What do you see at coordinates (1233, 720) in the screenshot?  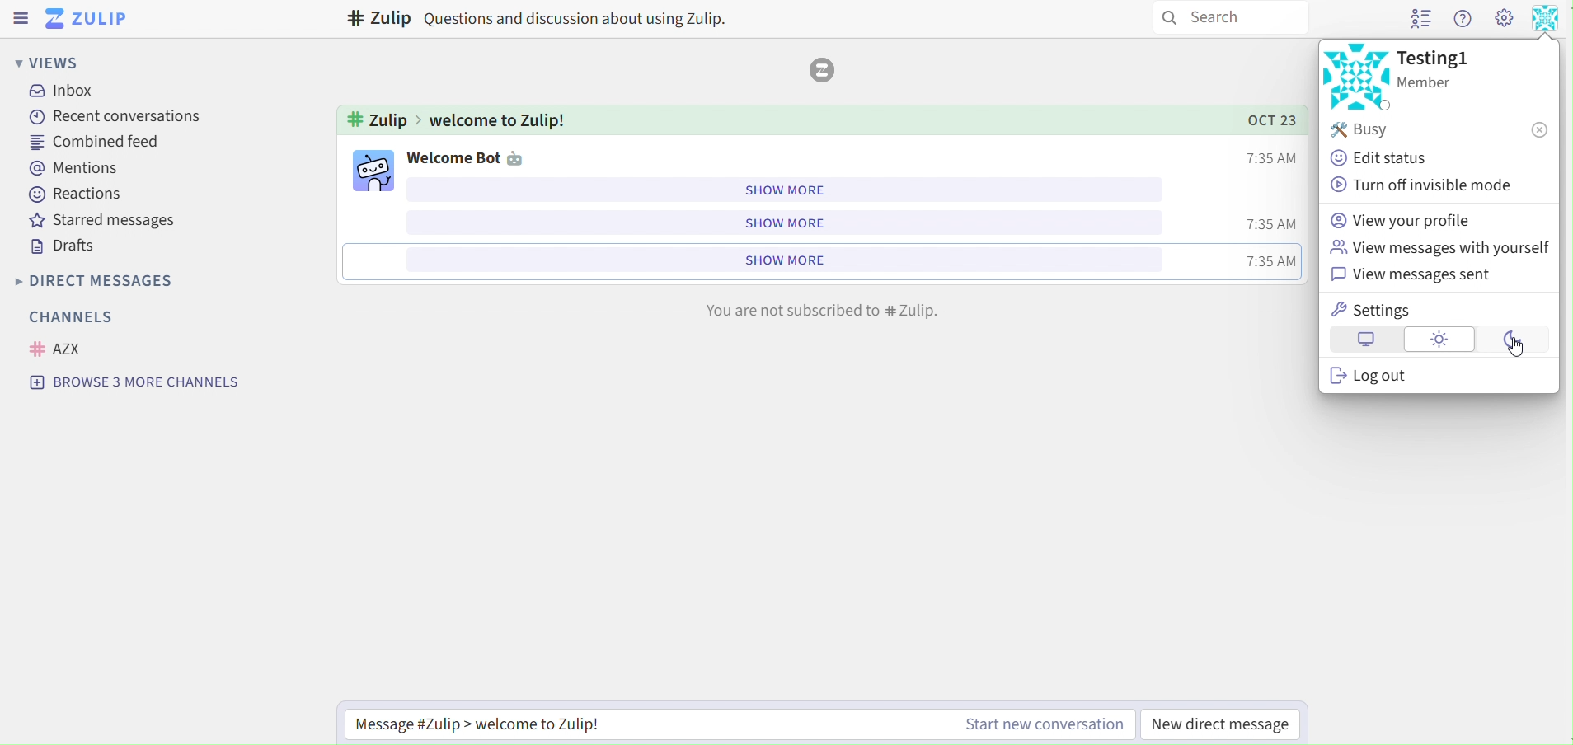 I see `new direct message` at bounding box center [1233, 720].